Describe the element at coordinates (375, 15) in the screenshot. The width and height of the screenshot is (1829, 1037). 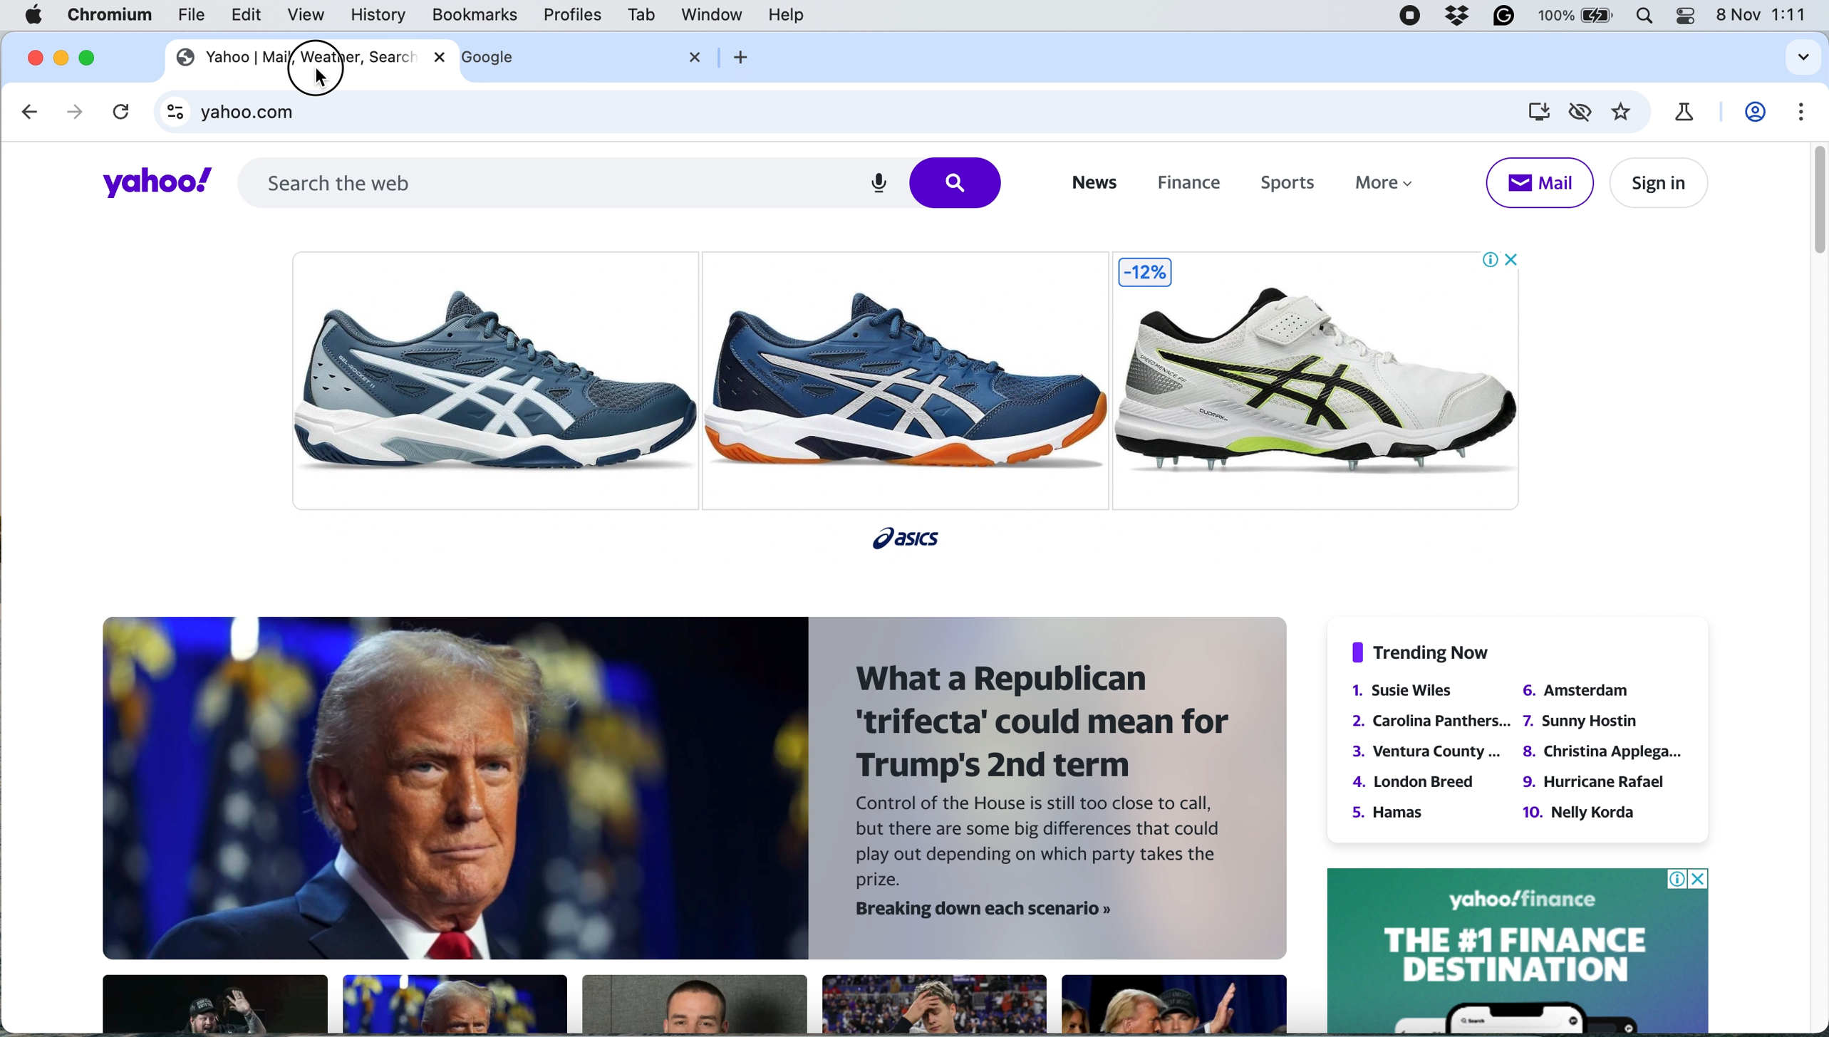
I see `history` at that location.